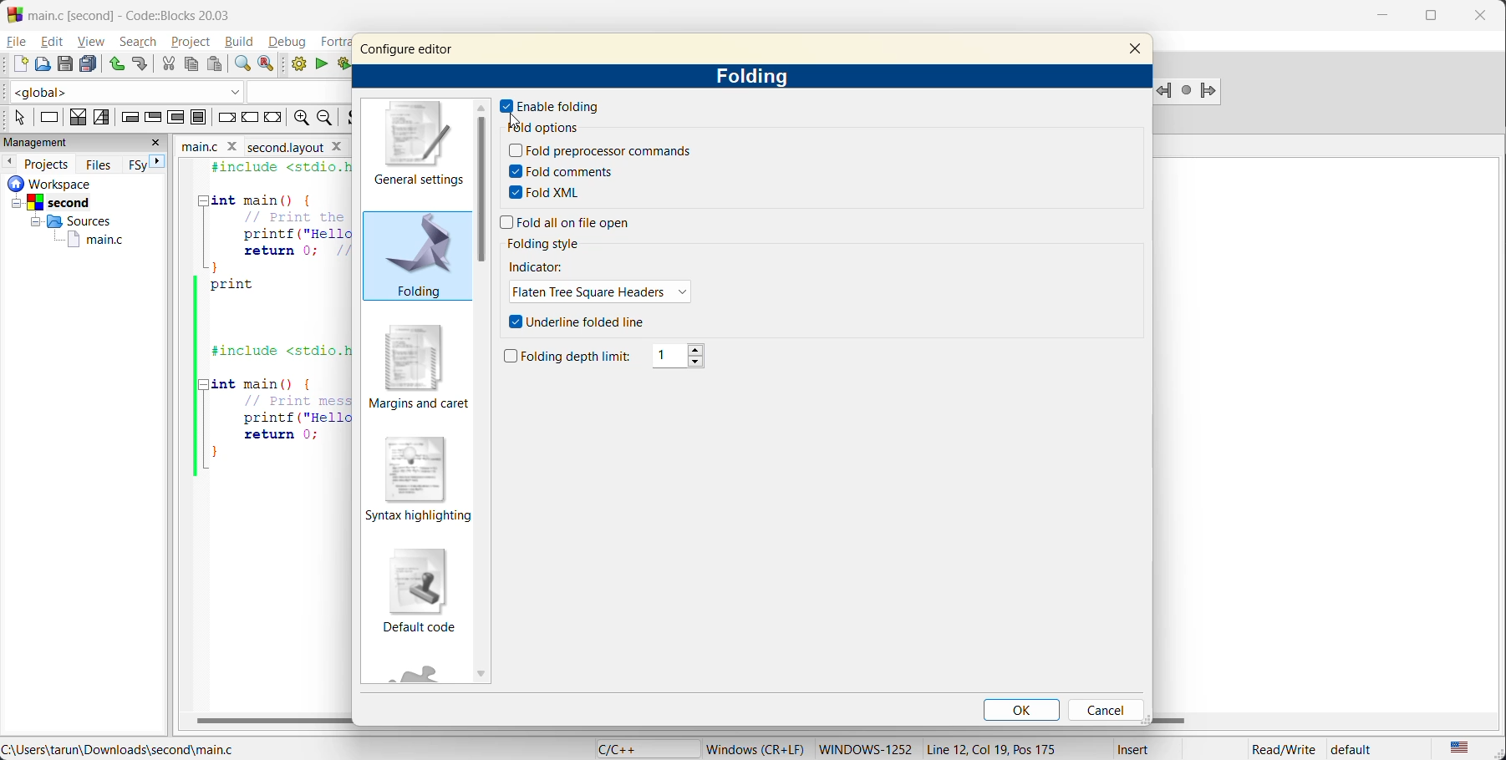  I want to click on configure editor, so click(415, 49).